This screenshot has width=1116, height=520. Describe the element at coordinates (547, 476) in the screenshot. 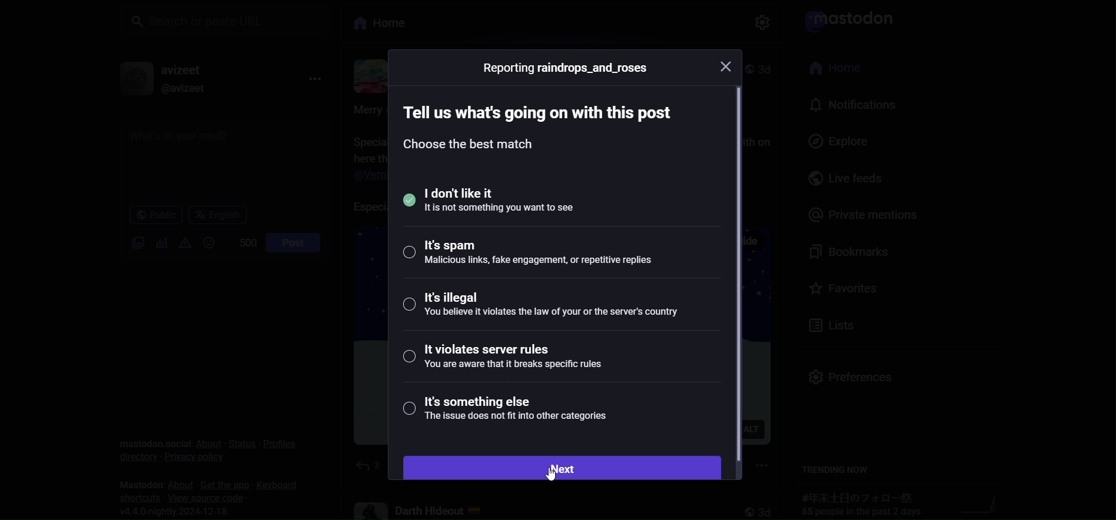

I see `cursor` at that location.